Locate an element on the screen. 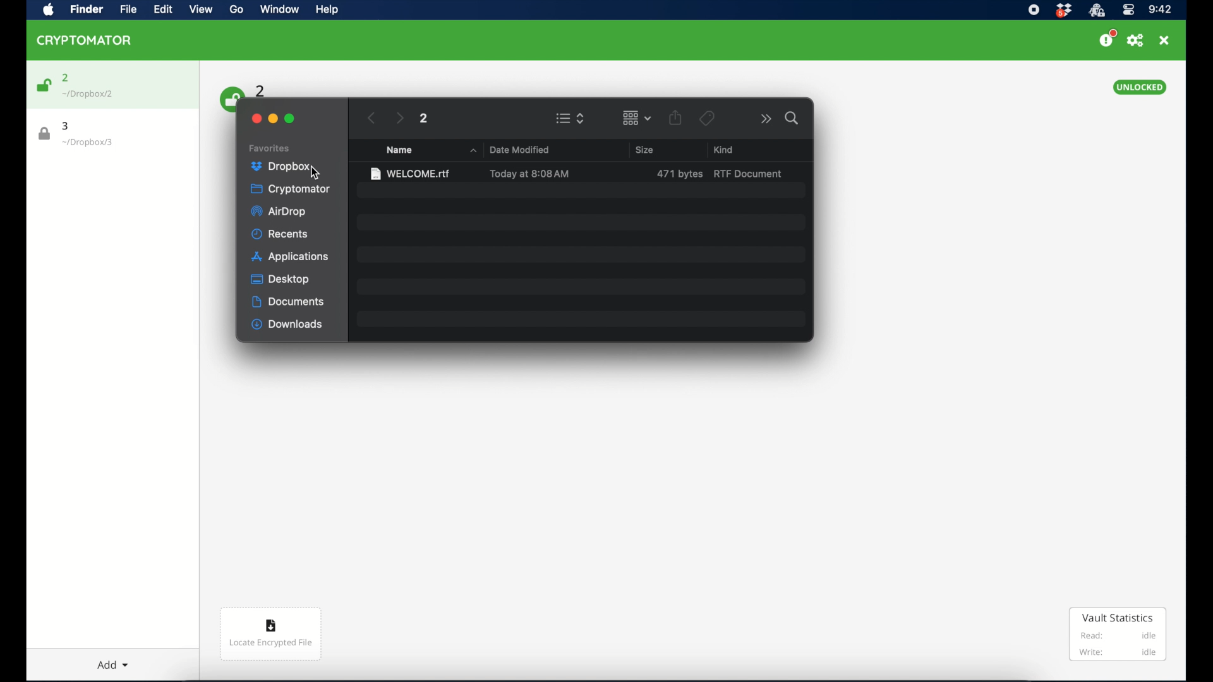 The width and height of the screenshot is (1213, 682). airdrop is located at coordinates (278, 212).